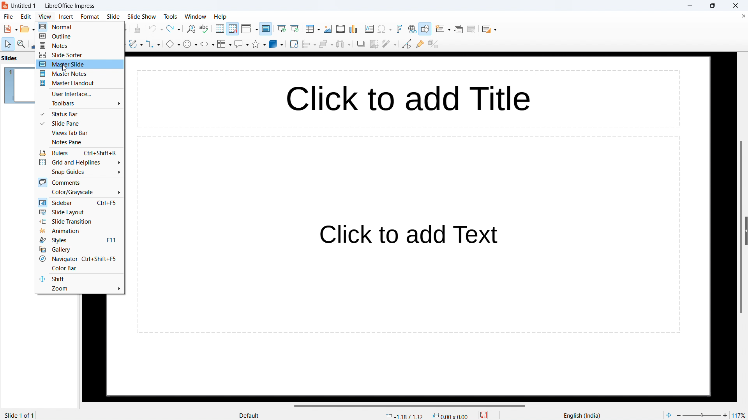 The height and width of the screenshot is (420, 748). What do you see at coordinates (451, 416) in the screenshot?
I see `dimensions` at bounding box center [451, 416].